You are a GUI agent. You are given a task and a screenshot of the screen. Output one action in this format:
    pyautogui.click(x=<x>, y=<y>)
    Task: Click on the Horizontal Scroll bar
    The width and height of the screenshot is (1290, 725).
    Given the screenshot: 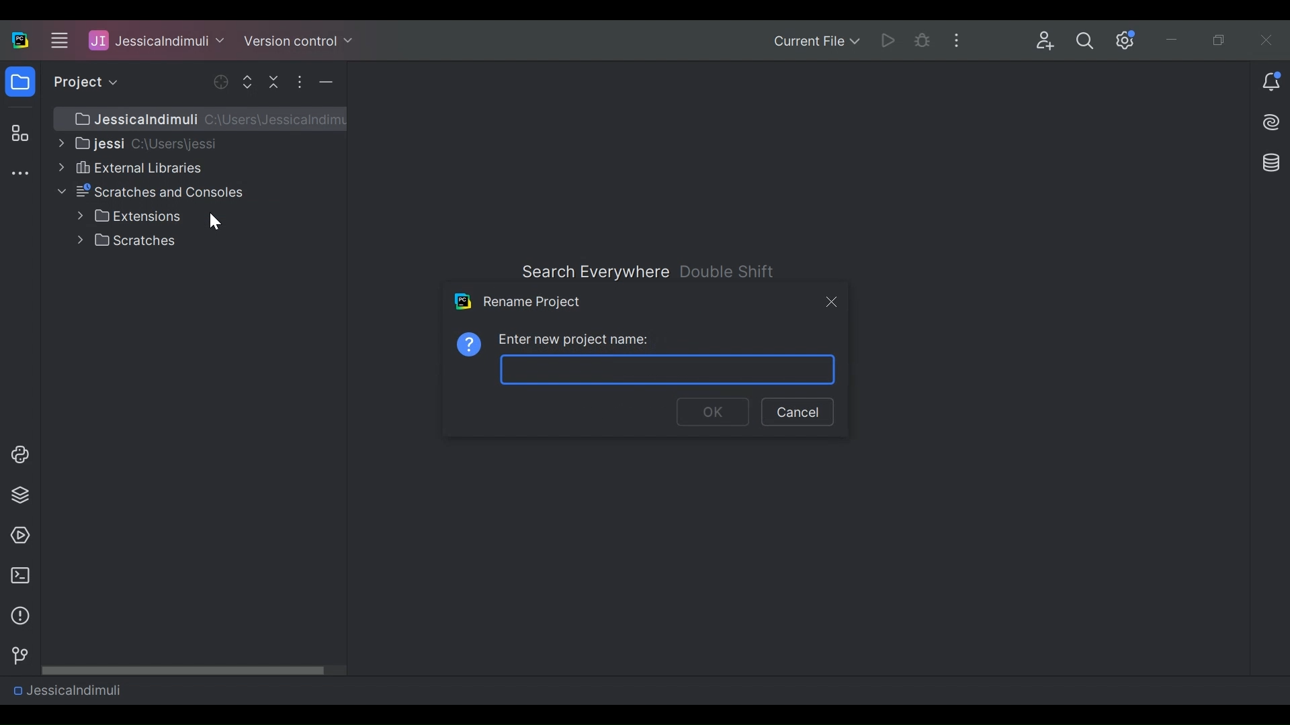 What is the action you would take?
    pyautogui.click(x=194, y=669)
    